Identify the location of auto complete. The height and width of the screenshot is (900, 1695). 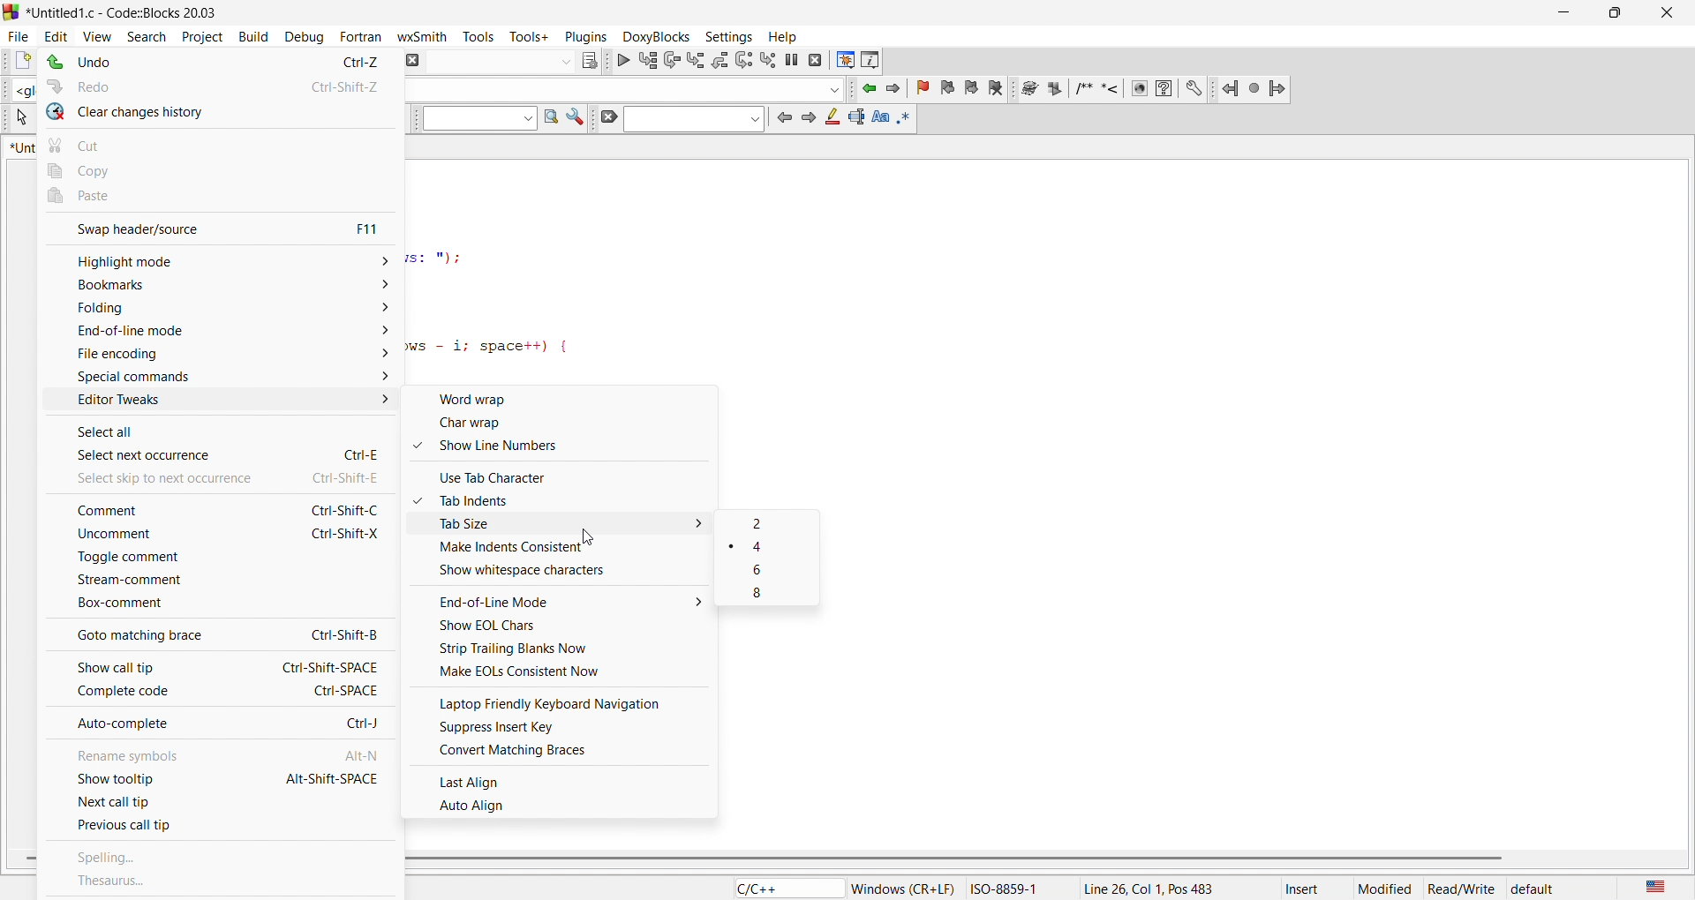
(162, 724).